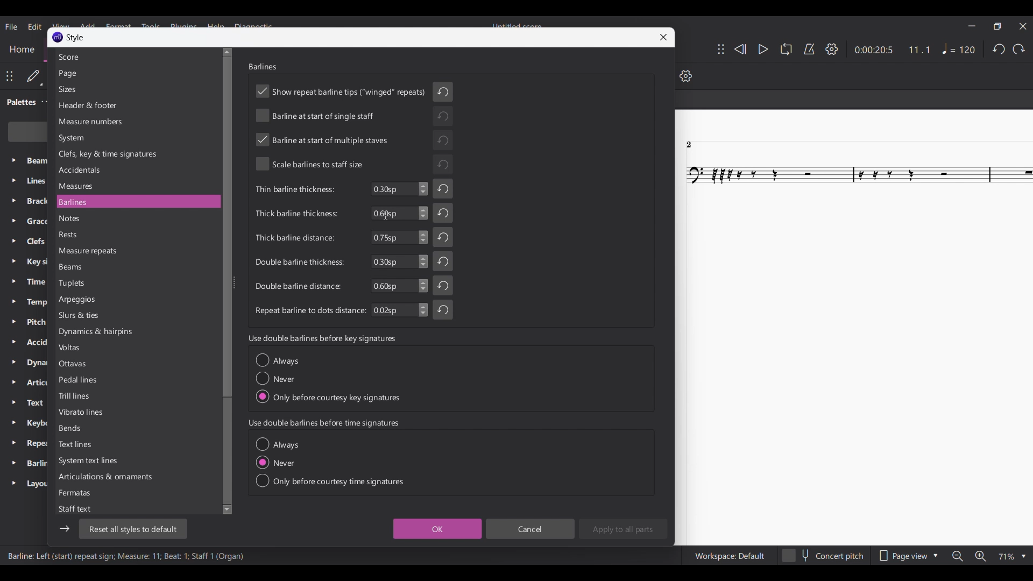 The image size is (1033, 581). Describe the element at coordinates (959, 48) in the screenshot. I see `Tempo` at that location.